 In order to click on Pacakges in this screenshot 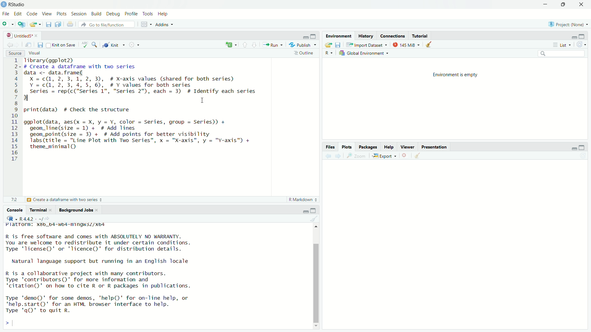, I will do `click(367, 147)`.